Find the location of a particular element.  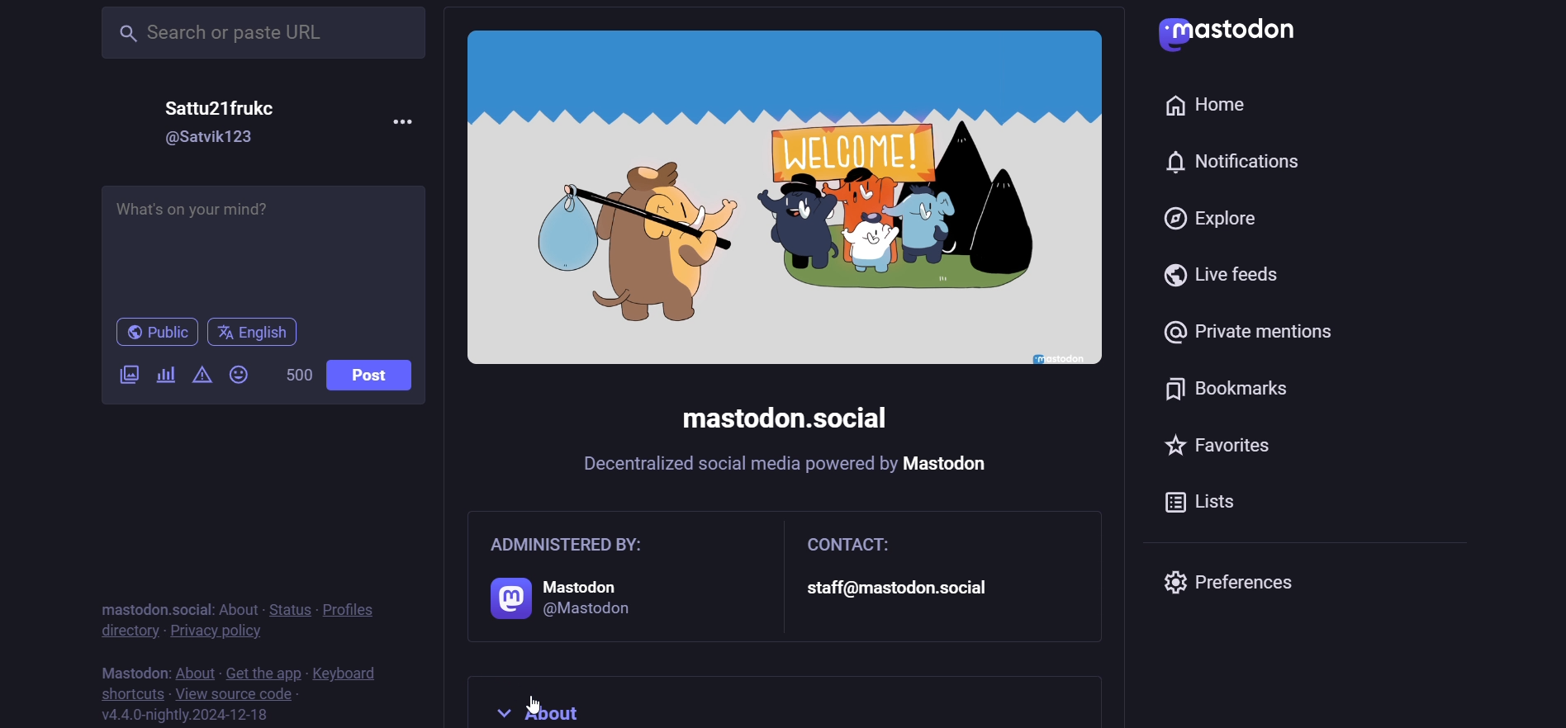

administered by is located at coordinates (612, 579).